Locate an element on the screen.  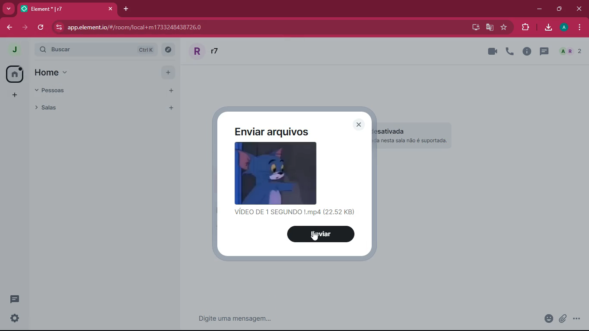
enviar arquivos is located at coordinates (280, 131).